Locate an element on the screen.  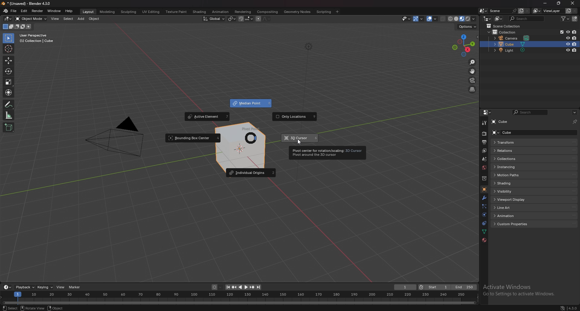
constraints is located at coordinates (483, 223).